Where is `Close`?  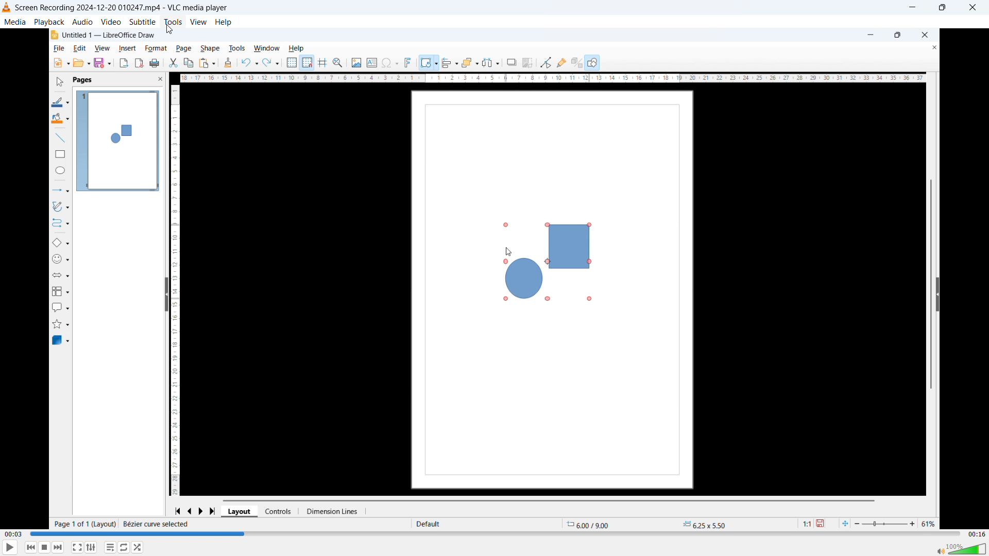
Close is located at coordinates (975, 7).